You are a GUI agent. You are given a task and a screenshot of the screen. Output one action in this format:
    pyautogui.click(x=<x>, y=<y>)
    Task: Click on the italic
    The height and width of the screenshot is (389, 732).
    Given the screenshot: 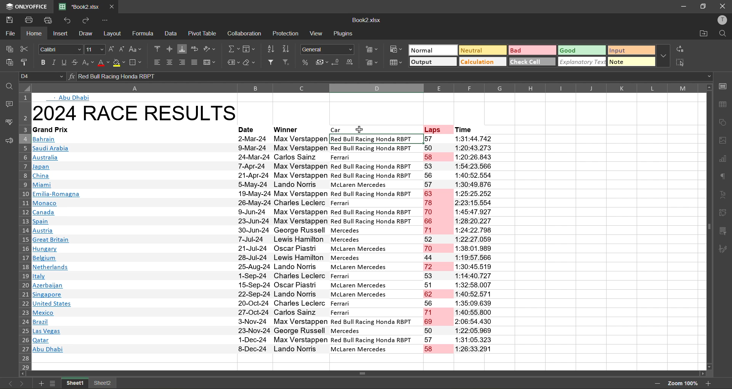 What is the action you would take?
    pyautogui.click(x=55, y=62)
    